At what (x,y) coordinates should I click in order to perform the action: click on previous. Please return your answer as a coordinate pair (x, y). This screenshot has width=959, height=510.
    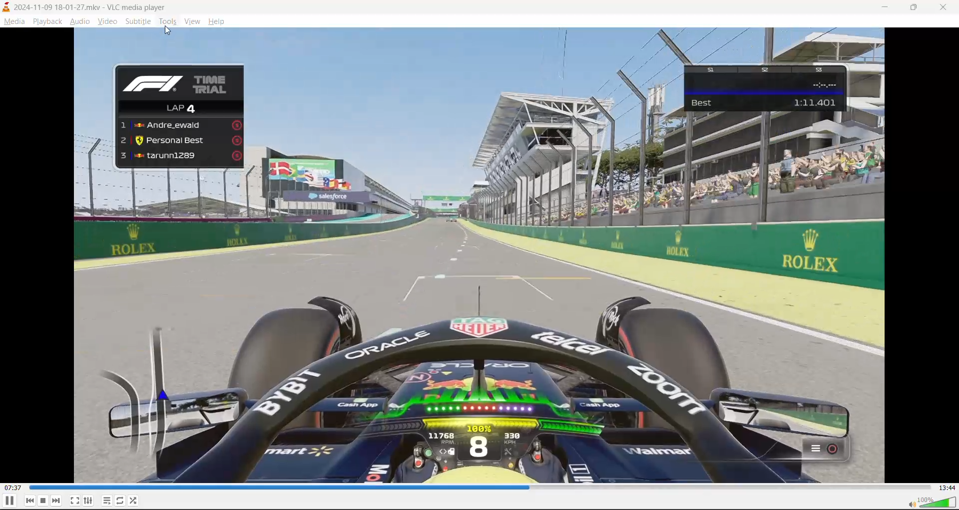
    Looking at the image, I should click on (30, 501).